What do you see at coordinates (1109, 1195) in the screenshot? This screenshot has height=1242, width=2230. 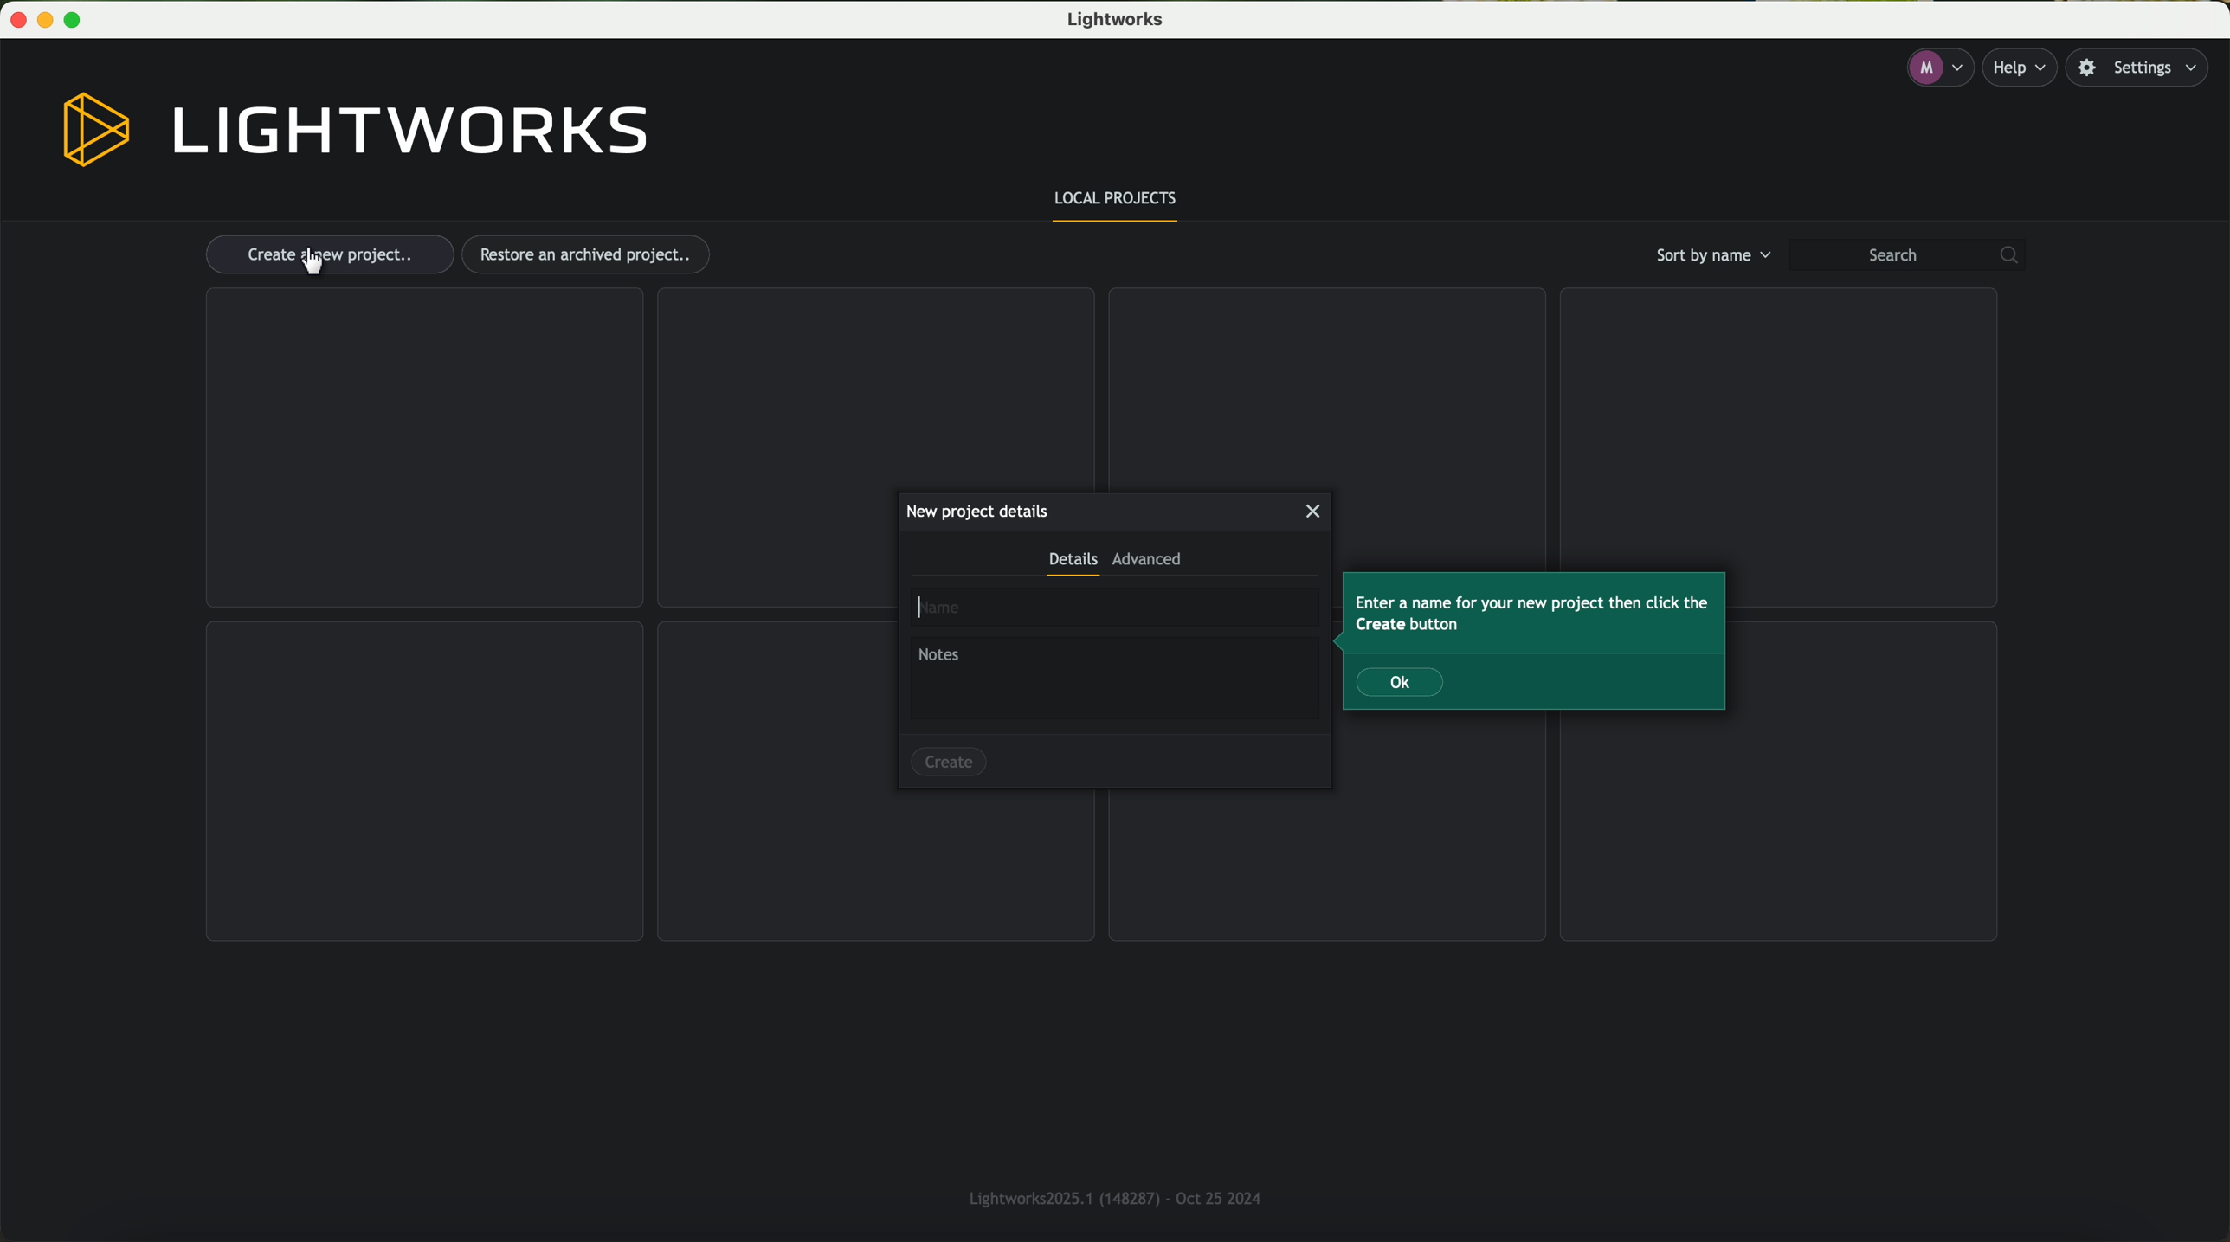 I see `registered trademark` at bounding box center [1109, 1195].